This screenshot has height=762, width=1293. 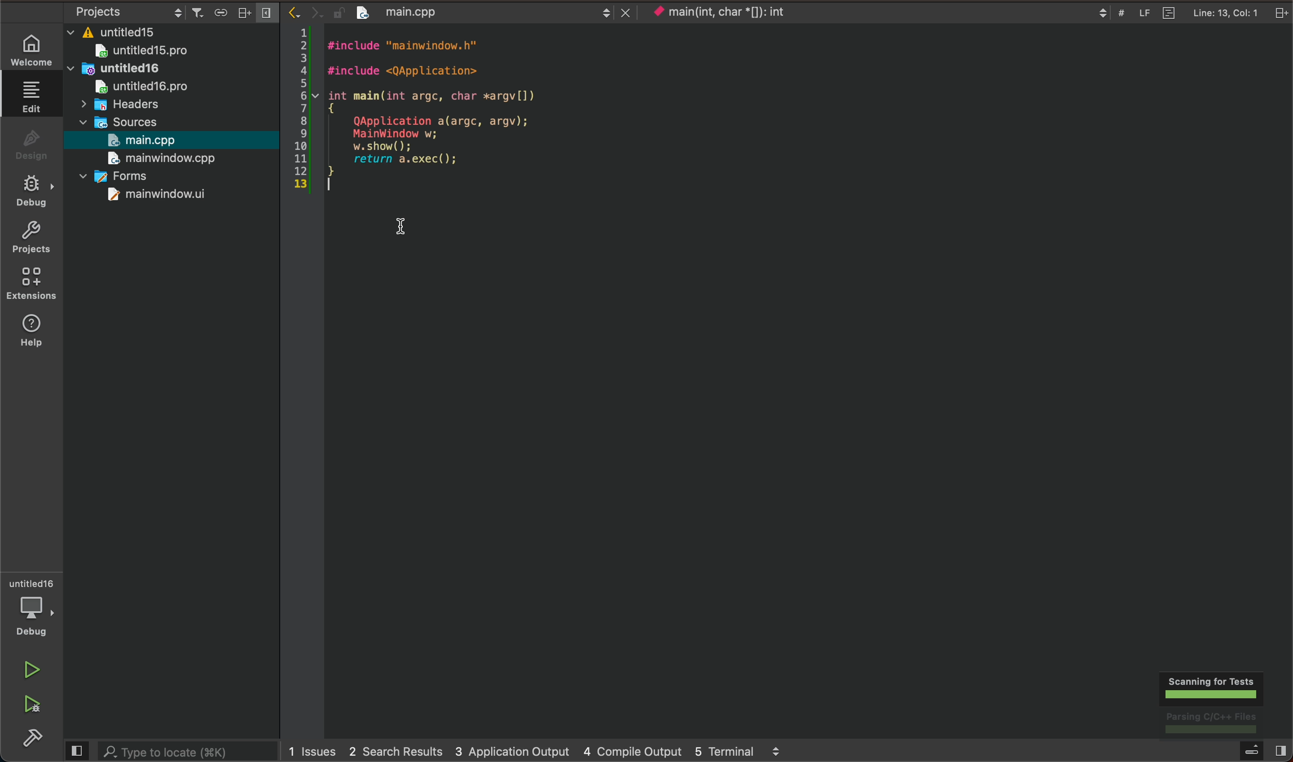 I want to click on files and folders, so click(x=178, y=30).